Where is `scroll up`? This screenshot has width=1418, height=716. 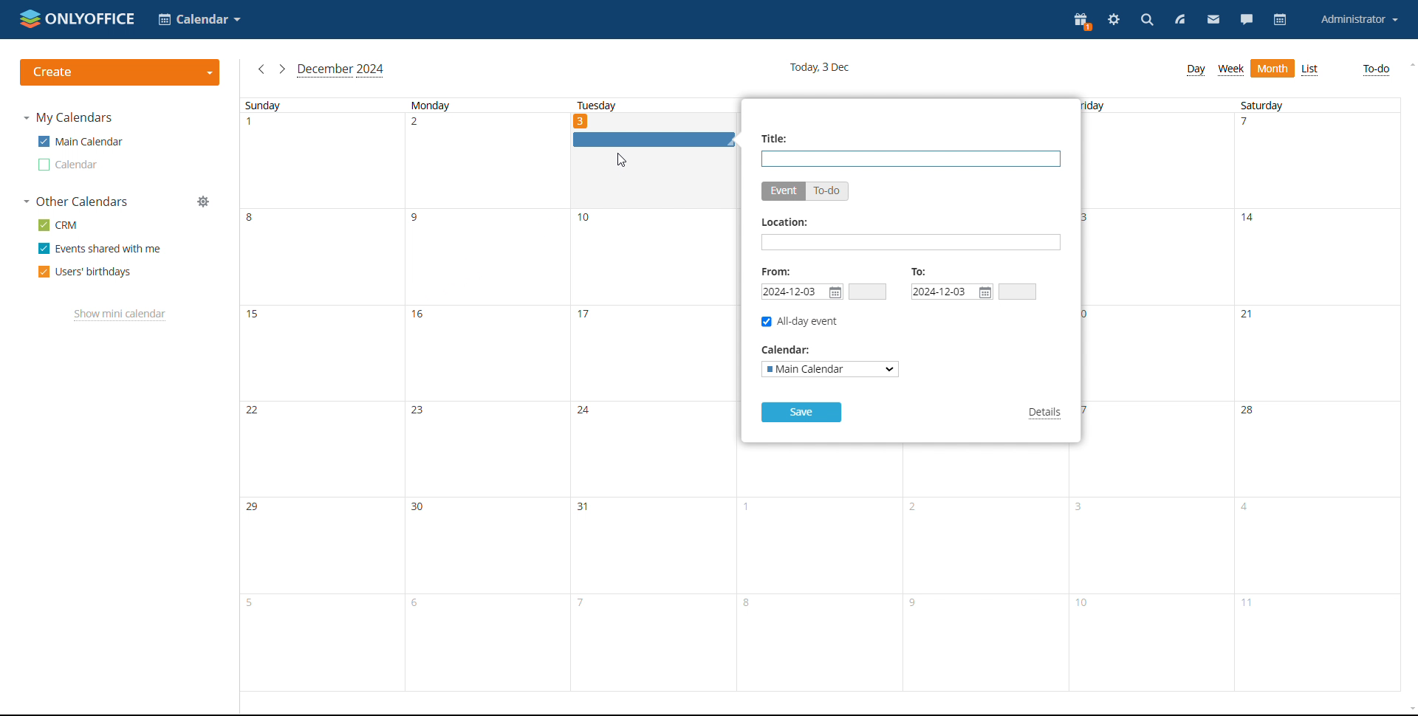 scroll up is located at coordinates (1409, 64).